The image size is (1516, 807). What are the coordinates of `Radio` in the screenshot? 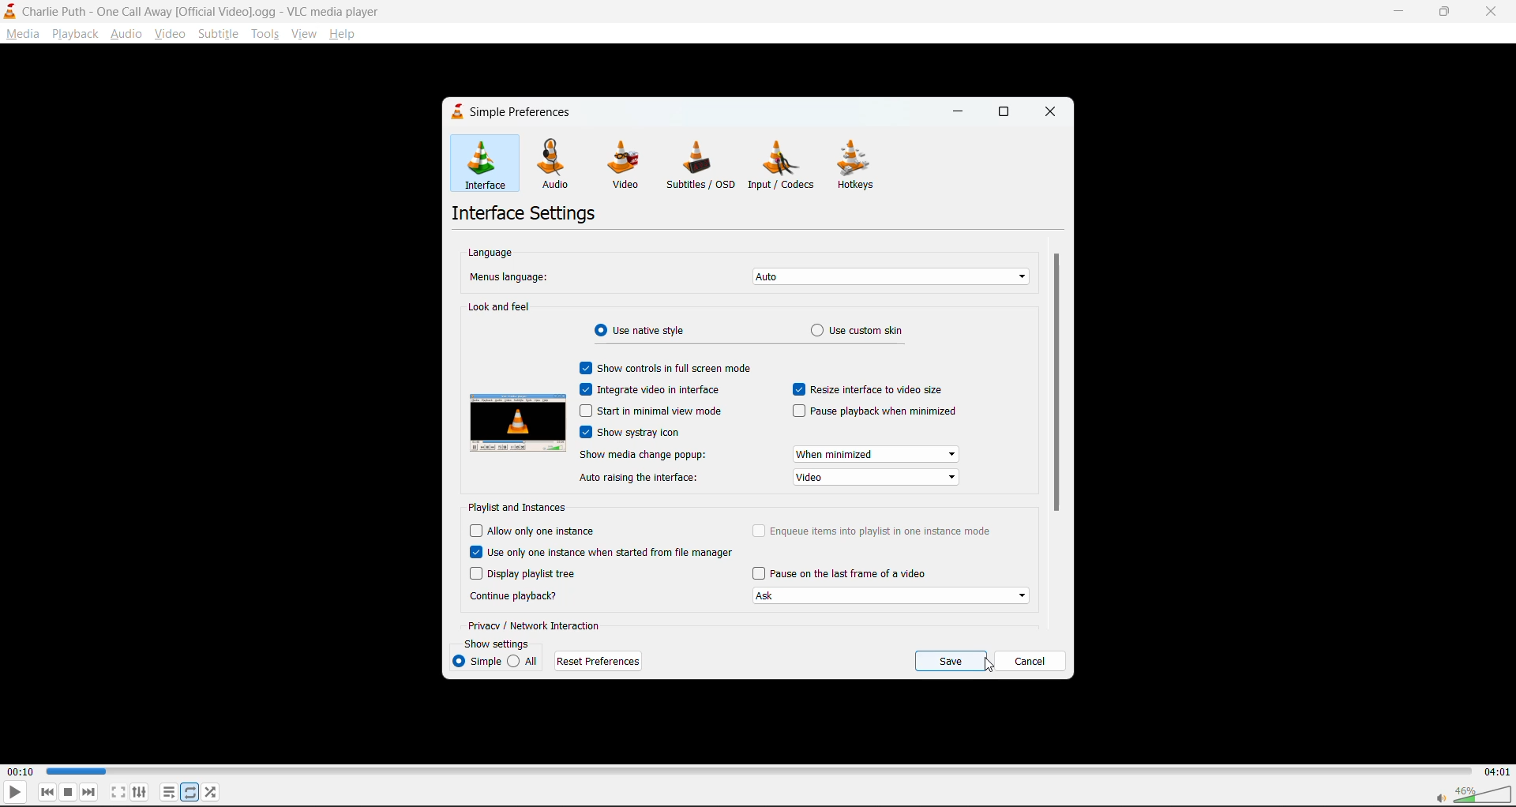 It's located at (597, 330).